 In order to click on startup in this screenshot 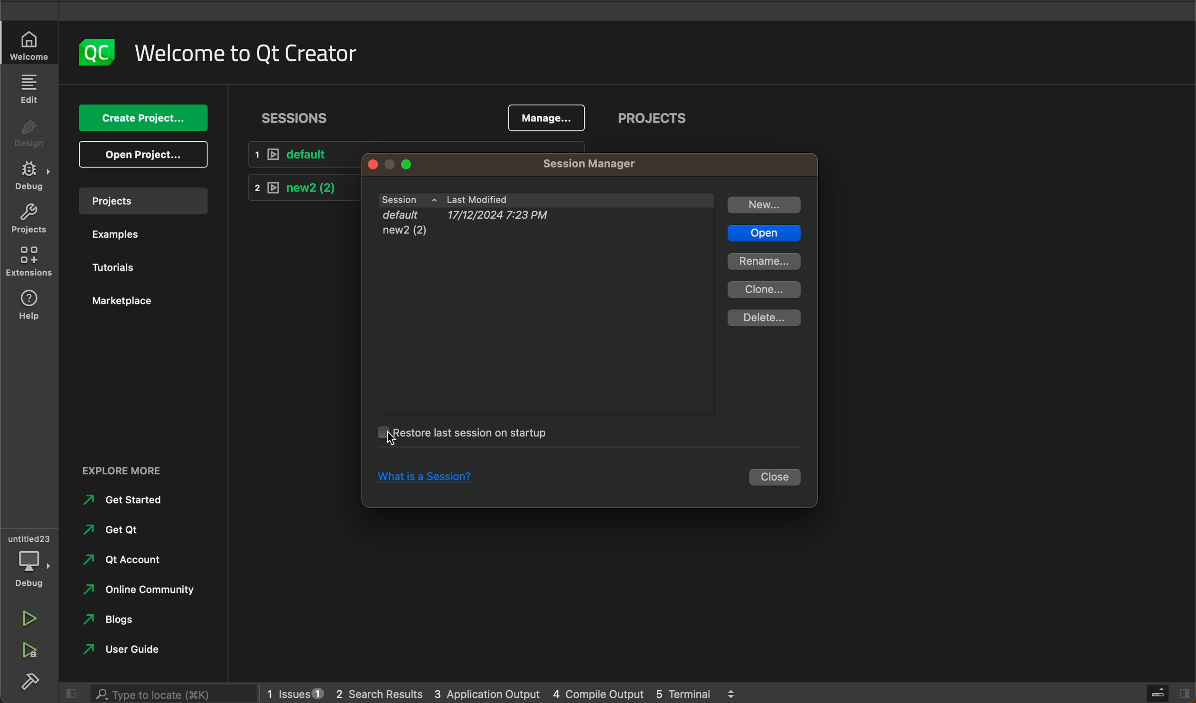, I will do `click(465, 432)`.